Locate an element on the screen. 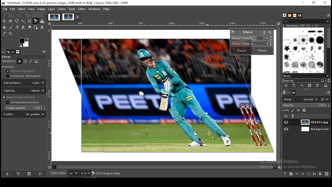 This screenshot has height=187, width=332. switch between modes is located at coordinates (326, 99).